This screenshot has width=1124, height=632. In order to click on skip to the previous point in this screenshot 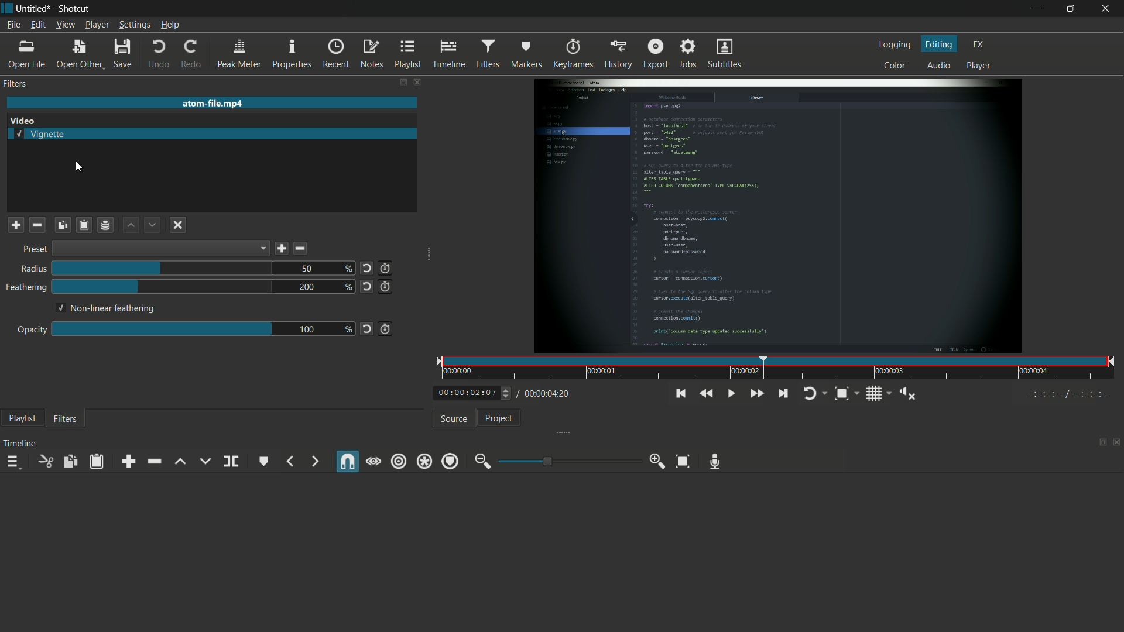, I will do `click(679, 394)`.